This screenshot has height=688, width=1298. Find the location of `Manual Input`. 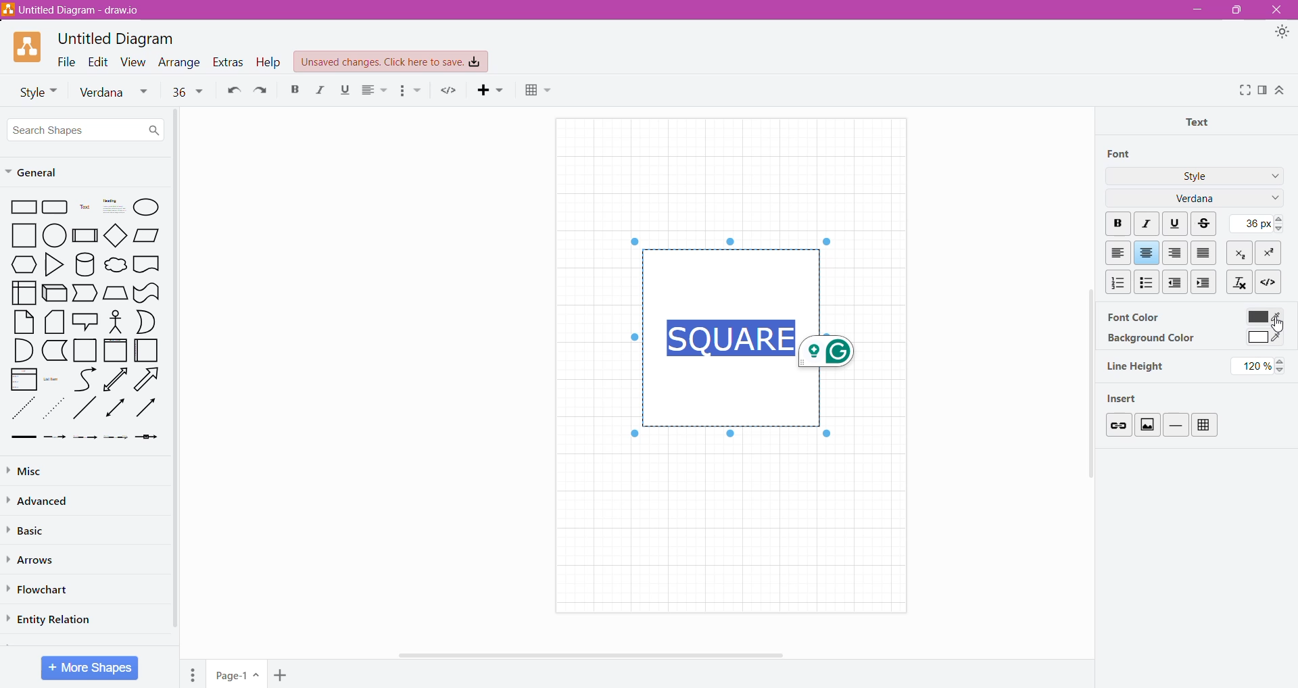

Manual Input is located at coordinates (115, 293).